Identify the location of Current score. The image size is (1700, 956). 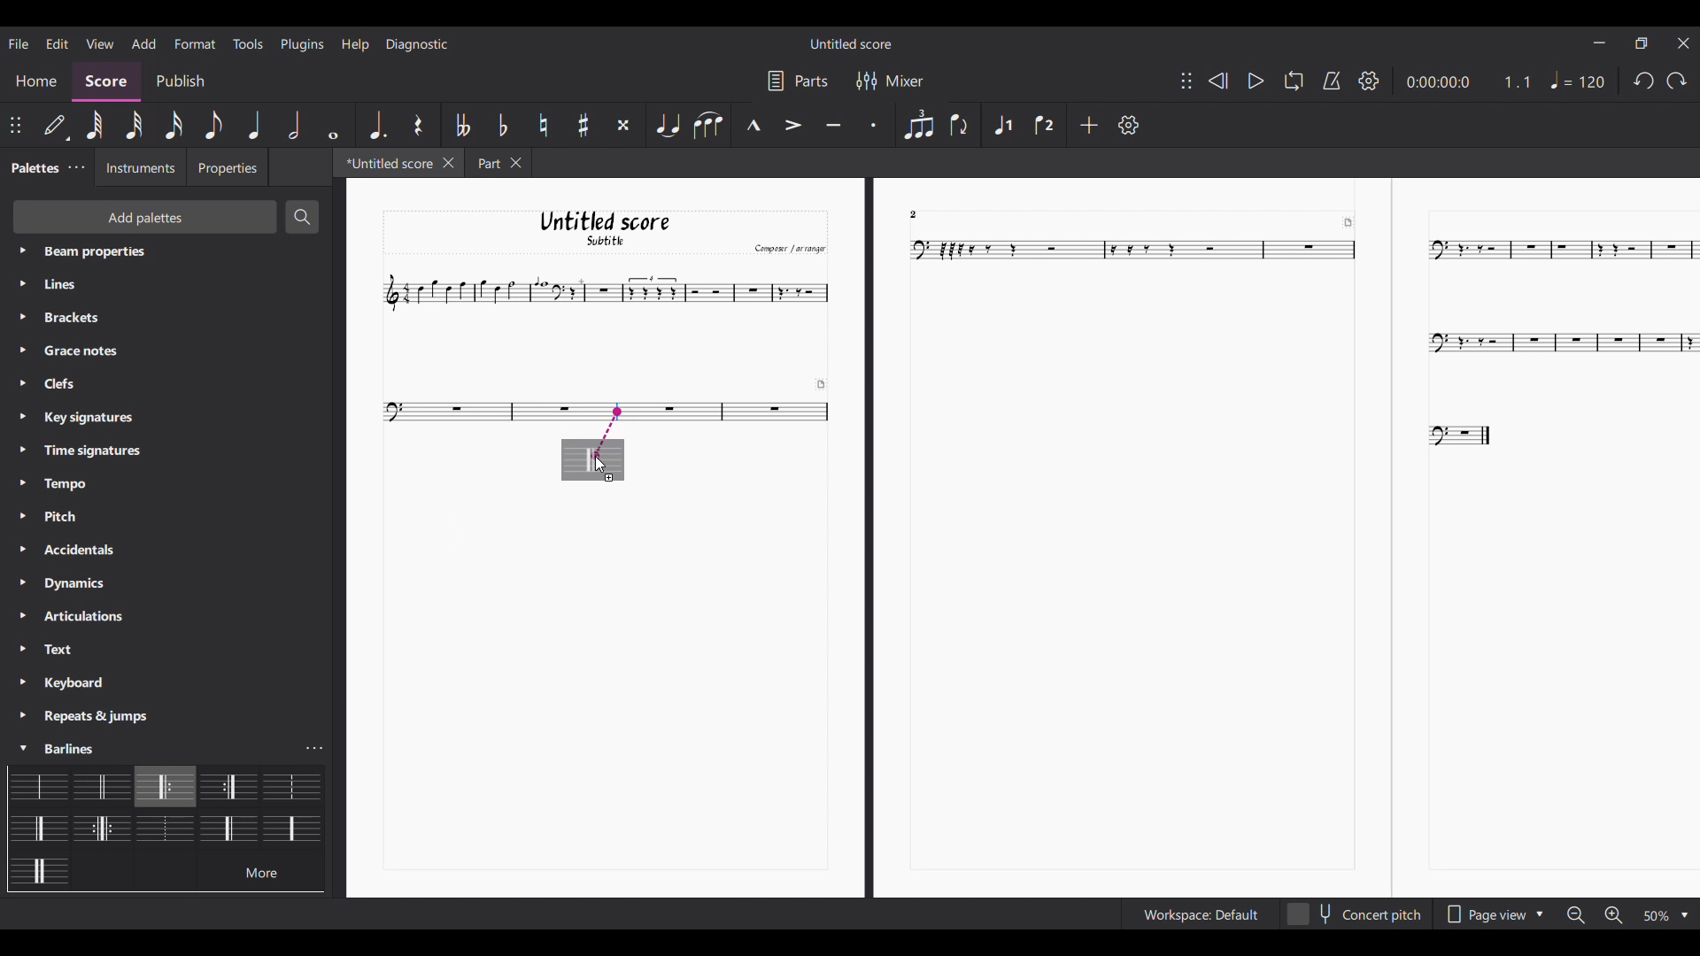
(1024, 538).